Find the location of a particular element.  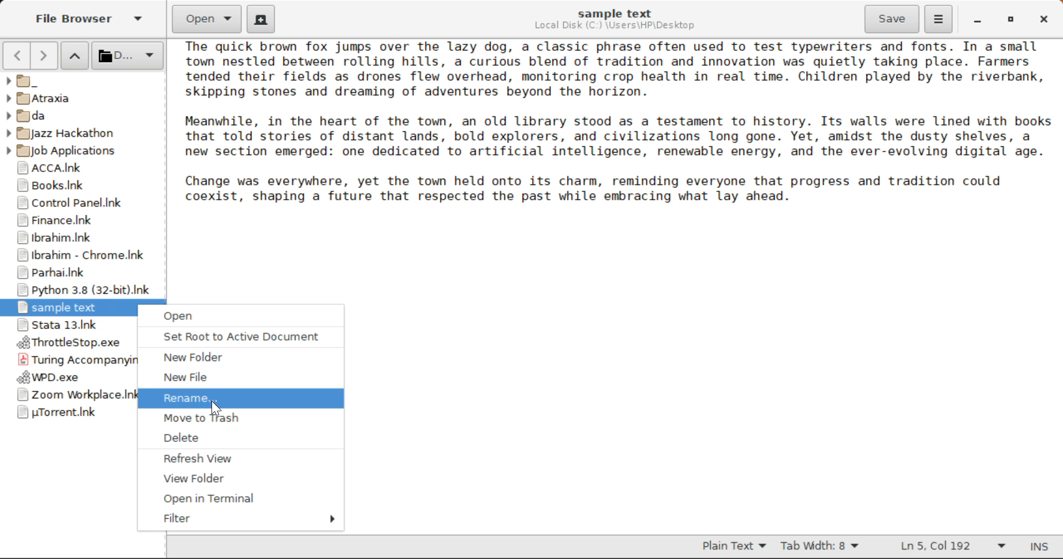

Set Root to Active Document is located at coordinates (240, 336).